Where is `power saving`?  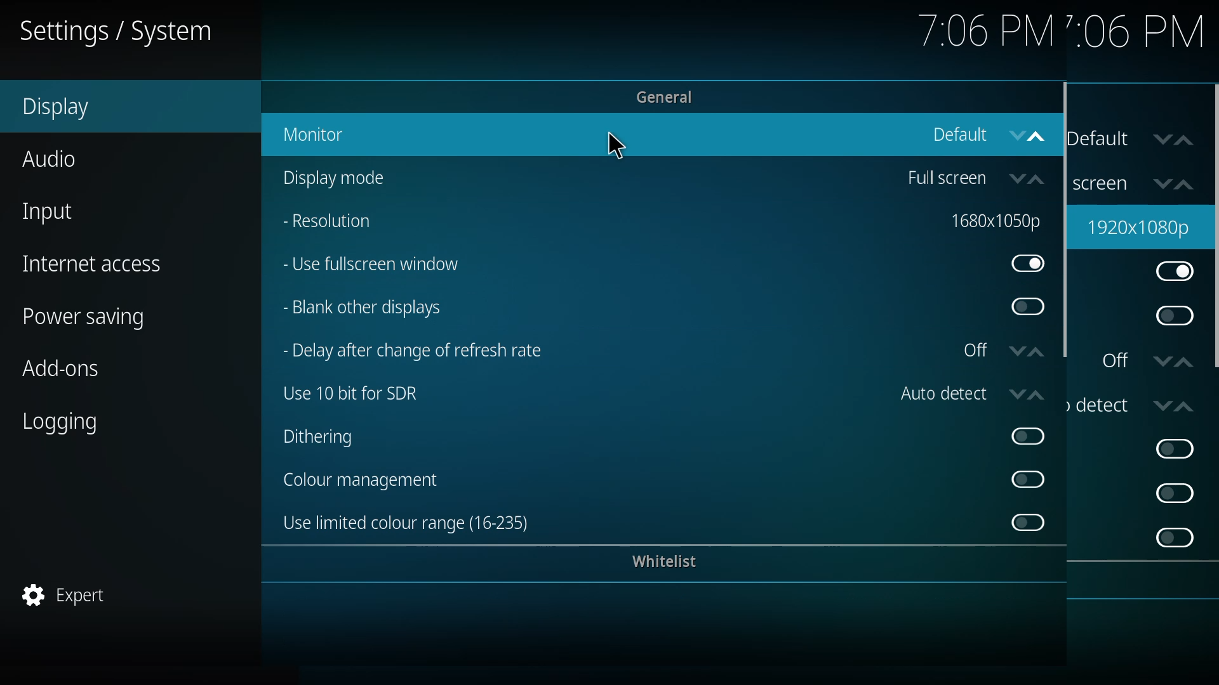
power saving is located at coordinates (109, 328).